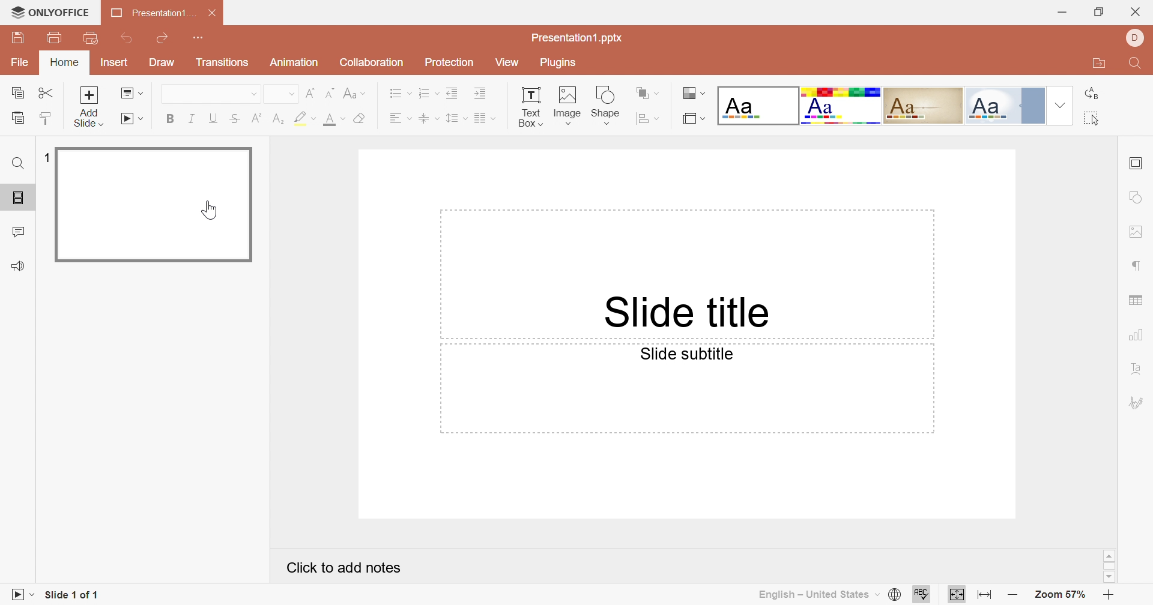 Image resolution: width=1153 pixels, height=605 pixels. What do you see at coordinates (656, 92) in the screenshot?
I see `Drop Down` at bounding box center [656, 92].